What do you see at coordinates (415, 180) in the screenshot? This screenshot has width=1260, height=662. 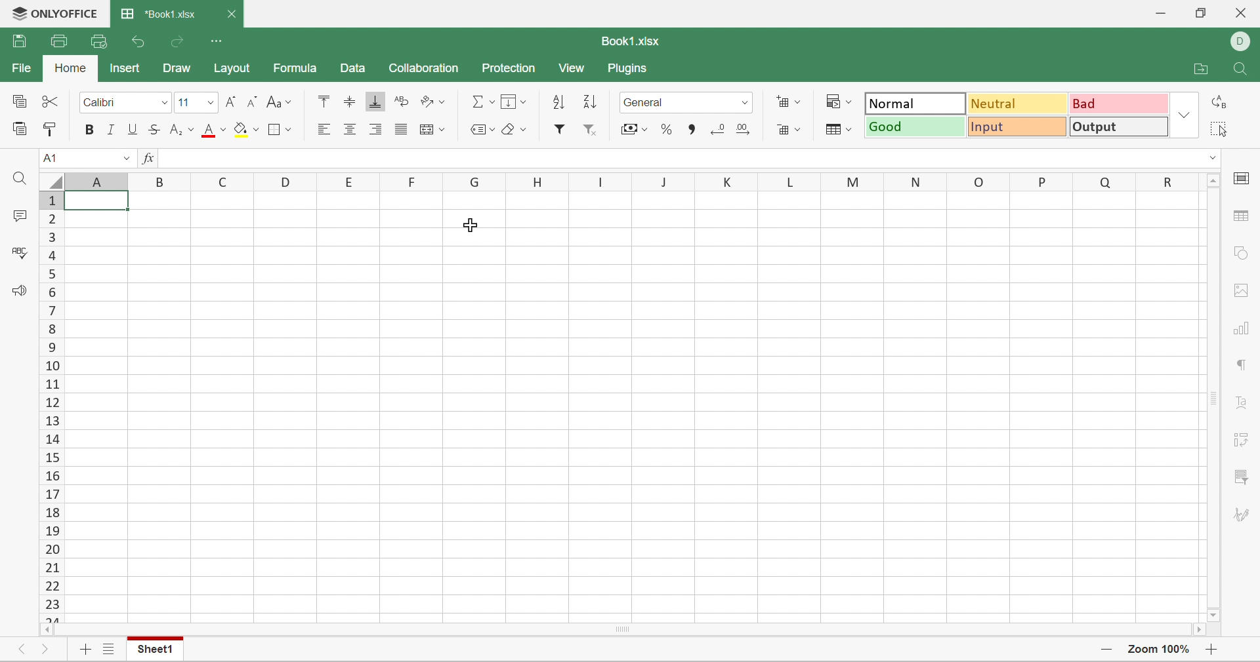 I see `F` at bounding box center [415, 180].